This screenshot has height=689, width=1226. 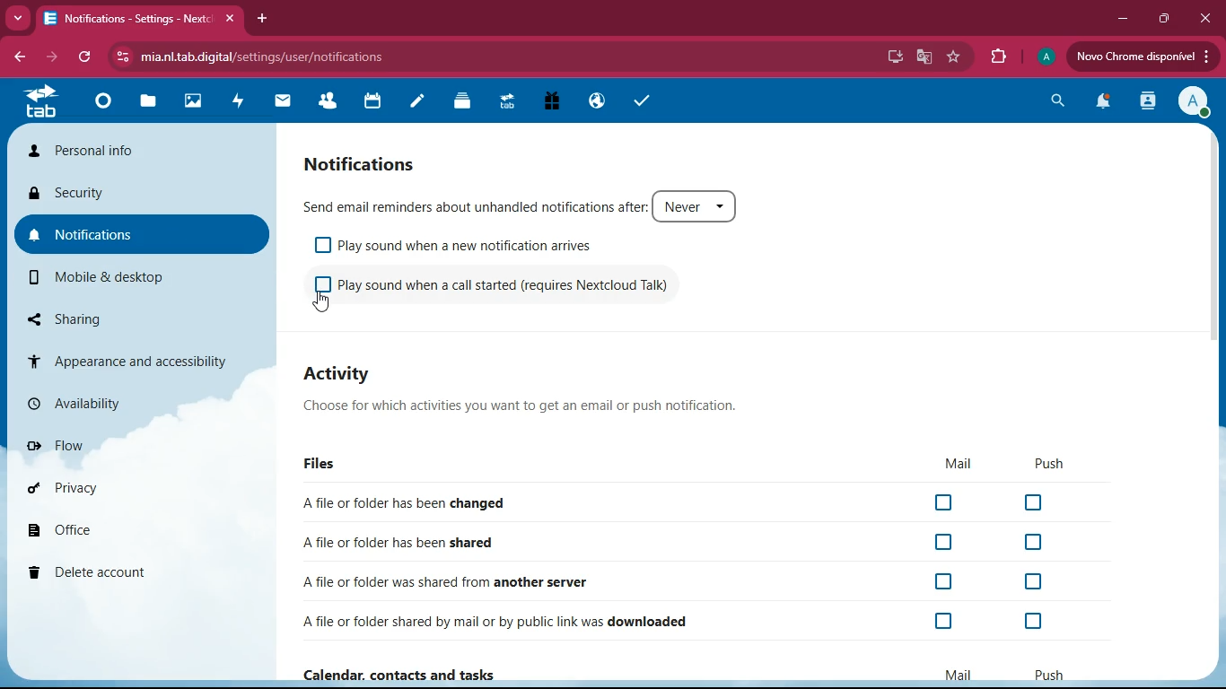 I want to click on Calendar , so click(x=403, y=673).